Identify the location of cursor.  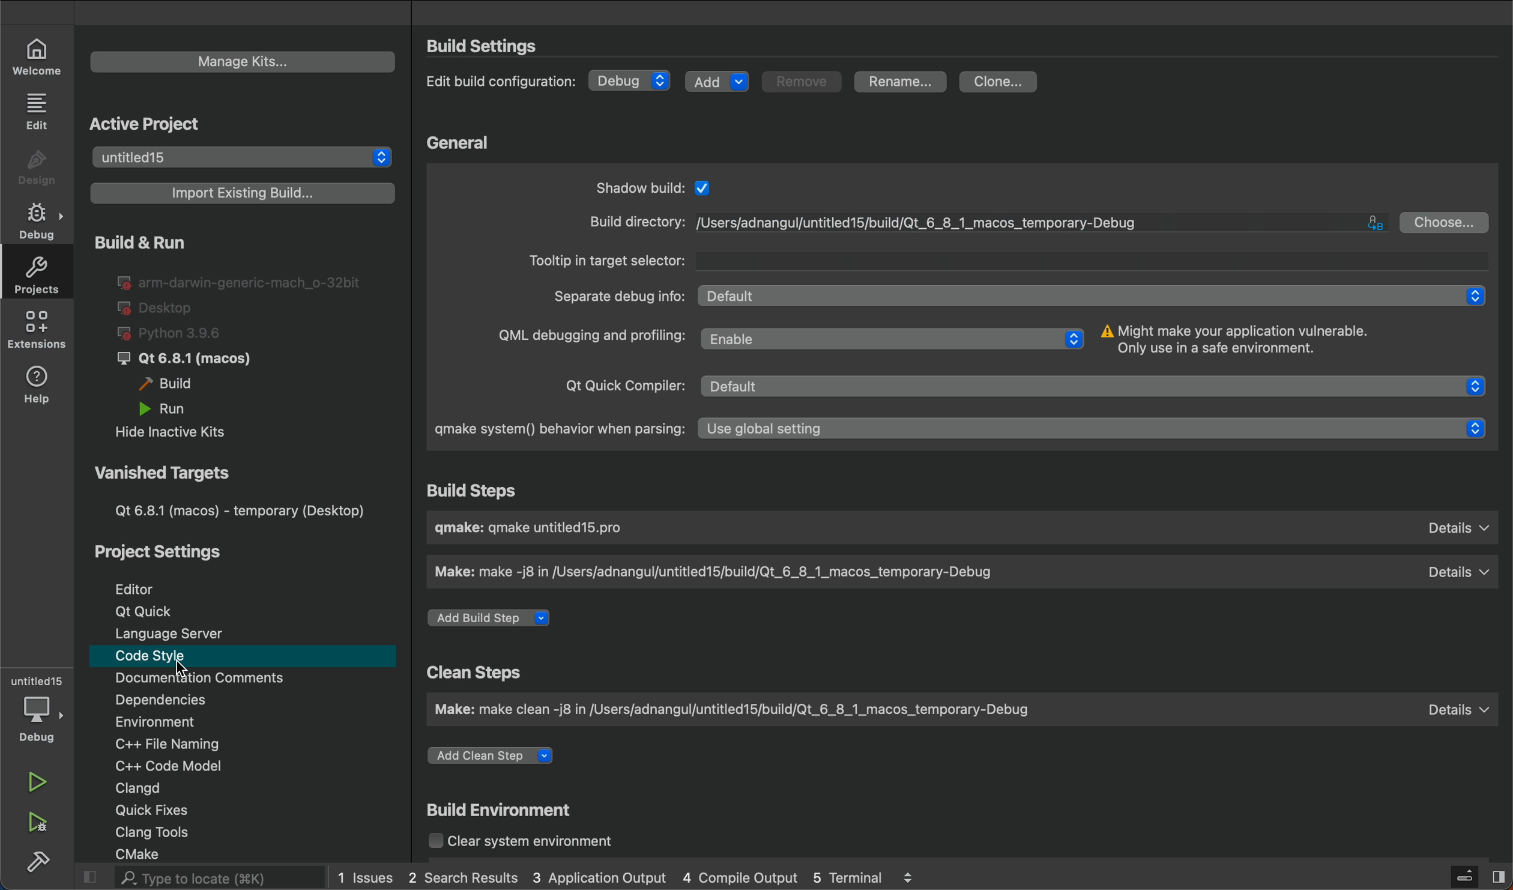
(186, 670).